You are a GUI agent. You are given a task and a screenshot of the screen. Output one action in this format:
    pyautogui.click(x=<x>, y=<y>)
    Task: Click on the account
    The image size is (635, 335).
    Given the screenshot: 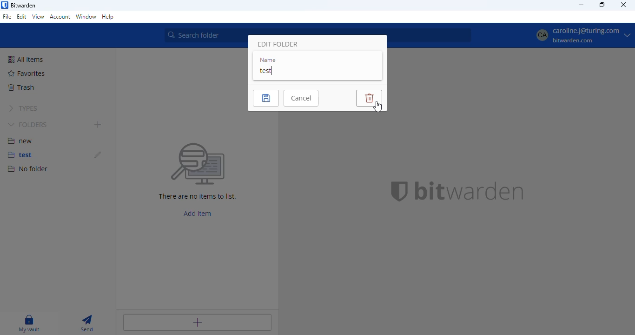 What is the action you would take?
    pyautogui.click(x=60, y=17)
    